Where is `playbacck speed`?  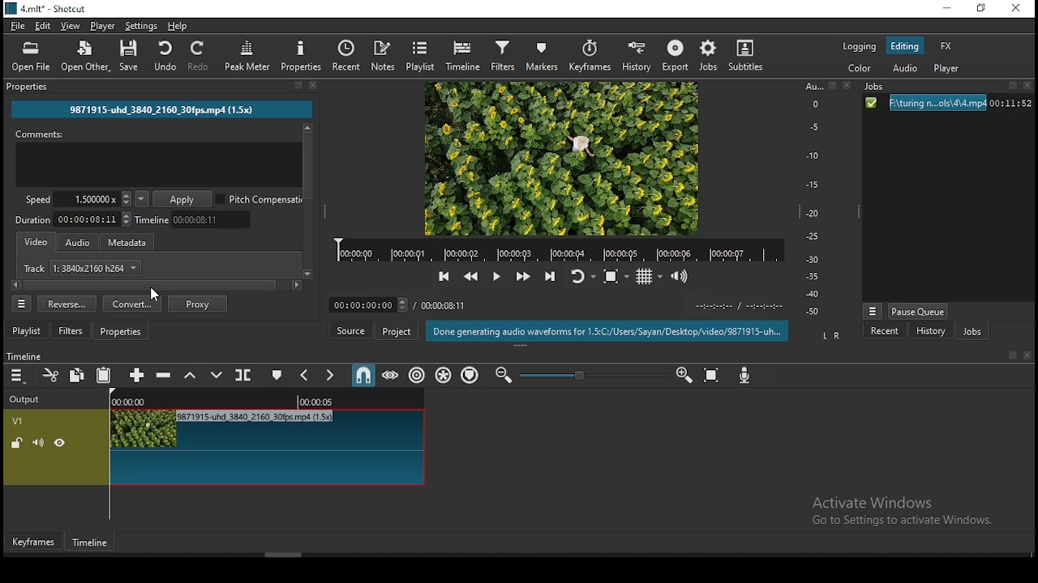
playbacck speed is located at coordinates (78, 199).